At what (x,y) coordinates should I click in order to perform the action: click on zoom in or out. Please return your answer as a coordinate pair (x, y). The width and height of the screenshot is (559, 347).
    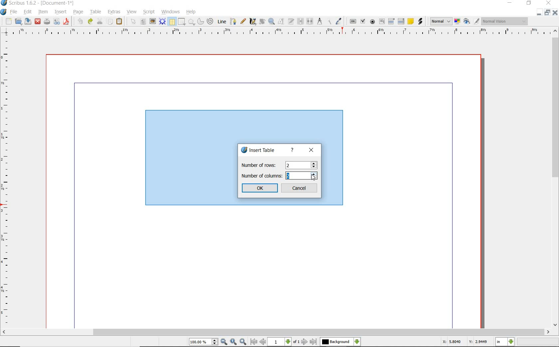
    Looking at the image, I should click on (271, 22).